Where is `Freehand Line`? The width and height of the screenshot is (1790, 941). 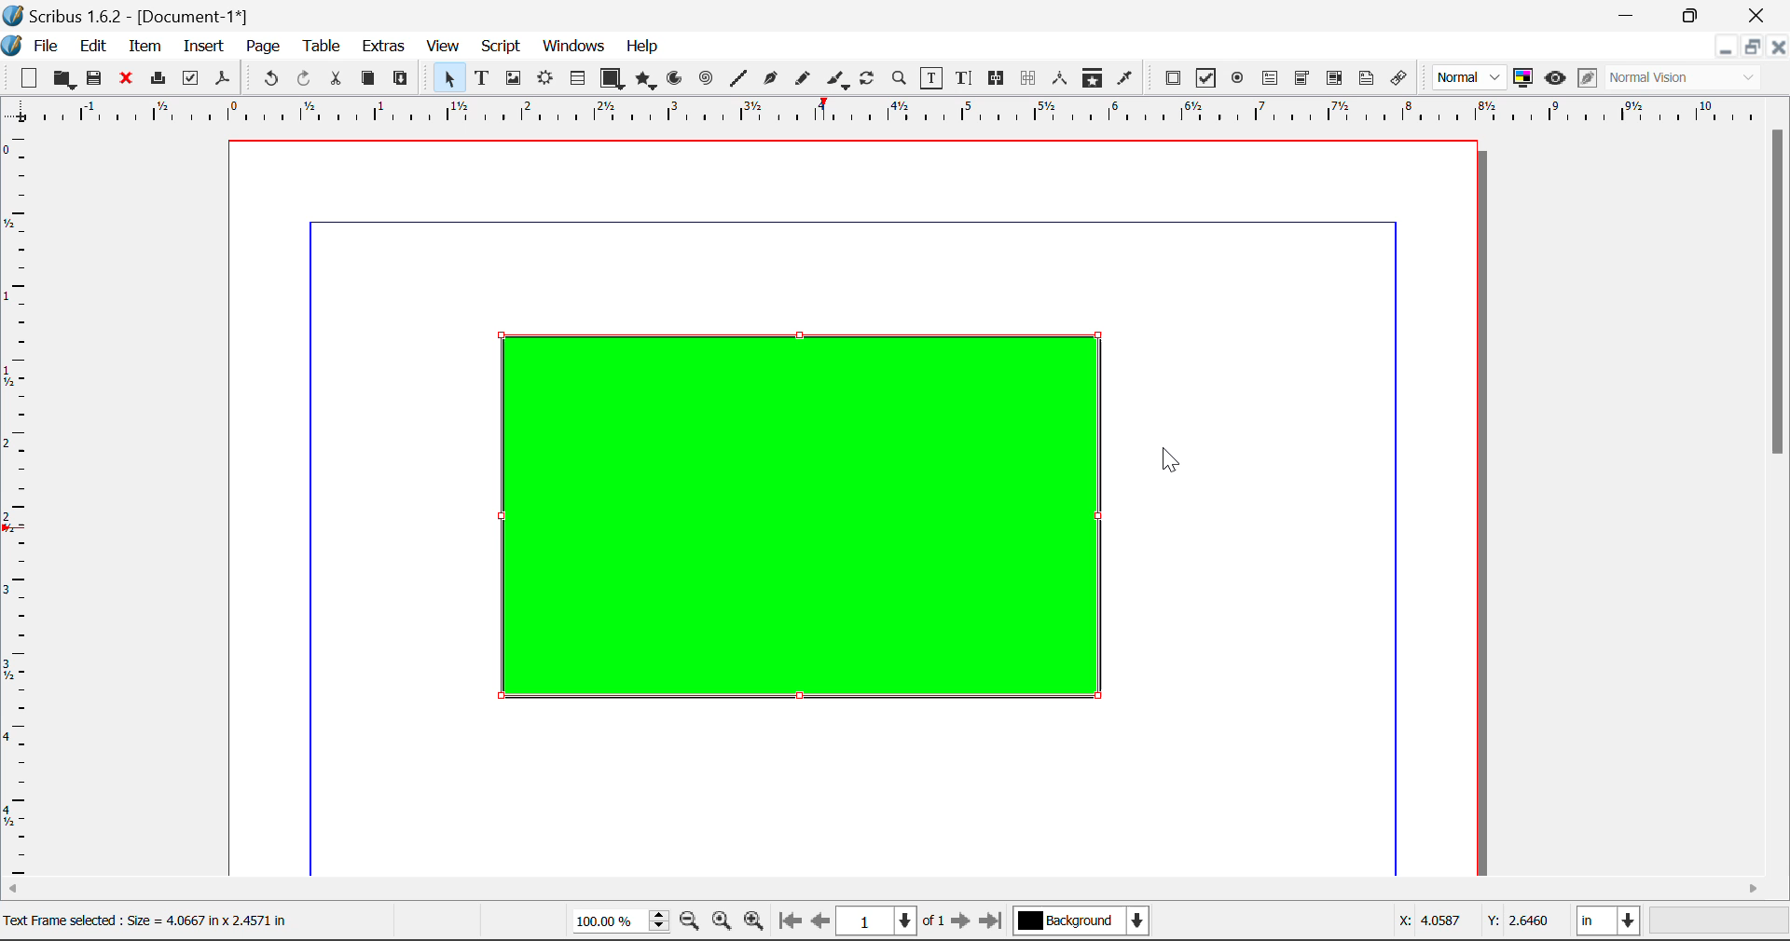
Freehand Line is located at coordinates (801, 79).